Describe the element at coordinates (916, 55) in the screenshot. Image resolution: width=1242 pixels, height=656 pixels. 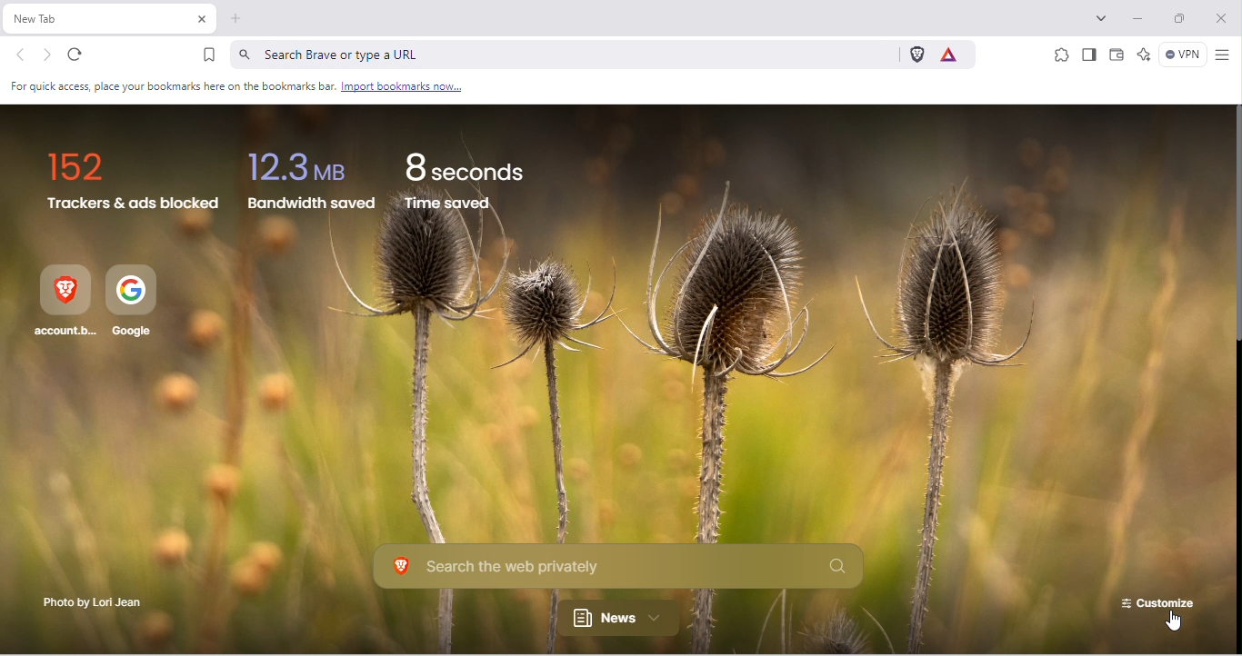
I see `Brave shields` at that location.